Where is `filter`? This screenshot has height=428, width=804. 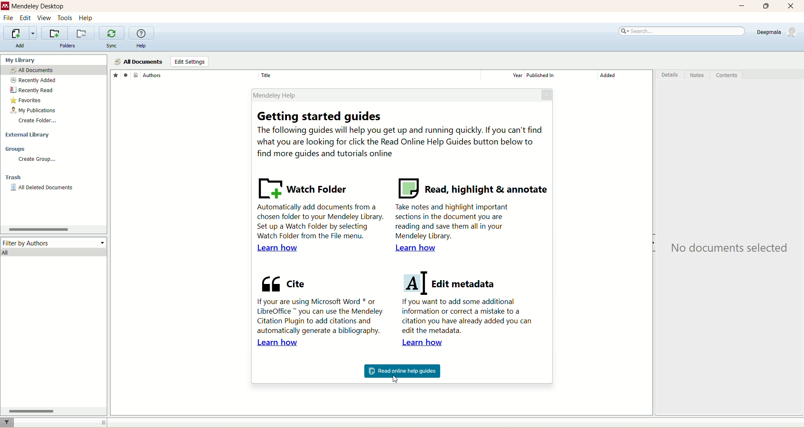
filter is located at coordinates (7, 423).